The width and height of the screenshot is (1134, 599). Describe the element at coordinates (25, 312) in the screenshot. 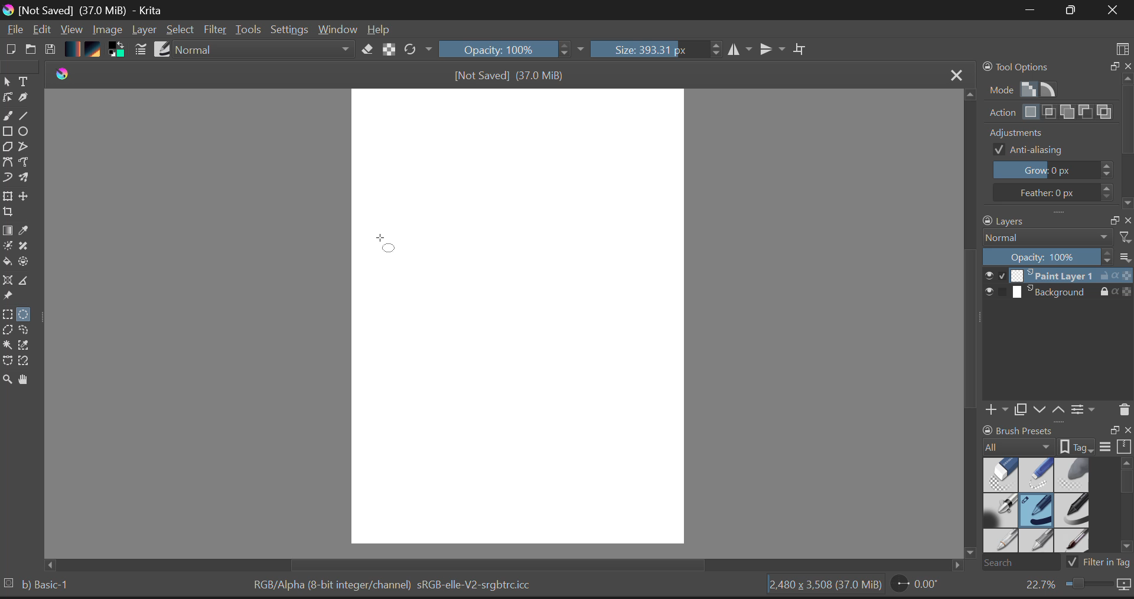

I see `Circular Selection Selected` at that location.